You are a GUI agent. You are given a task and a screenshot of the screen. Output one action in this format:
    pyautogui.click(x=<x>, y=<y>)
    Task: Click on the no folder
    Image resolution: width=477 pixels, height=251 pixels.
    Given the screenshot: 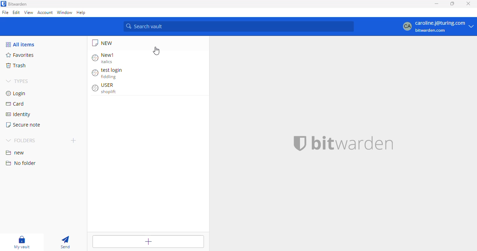 What is the action you would take?
    pyautogui.click(x=20, y=163)
    